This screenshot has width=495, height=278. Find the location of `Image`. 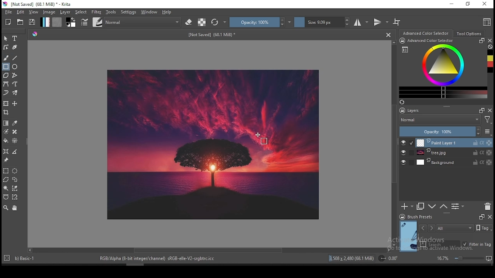

Image is located at coordinates (214, 144).